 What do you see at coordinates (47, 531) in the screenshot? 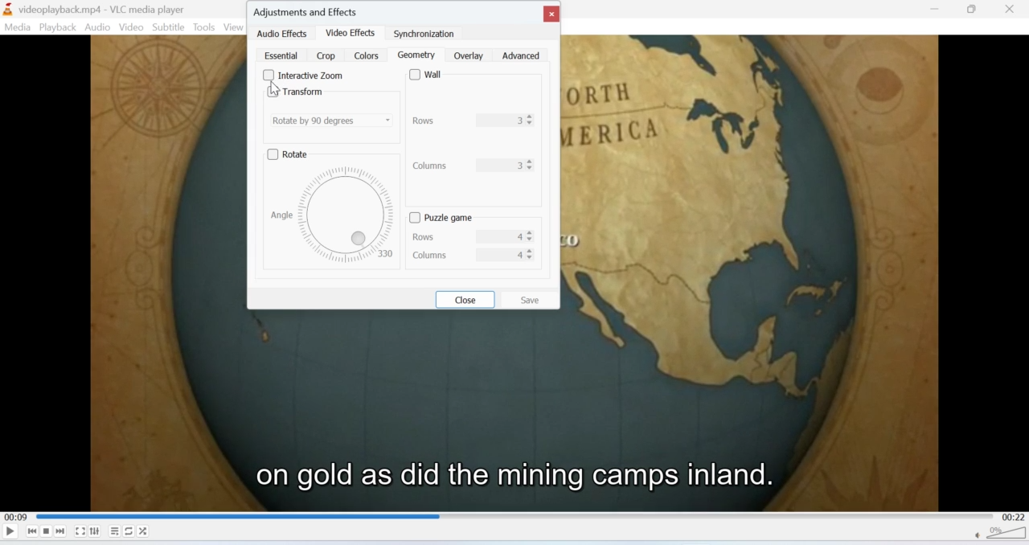
I see `Stop` at bounding box center [47, 531].